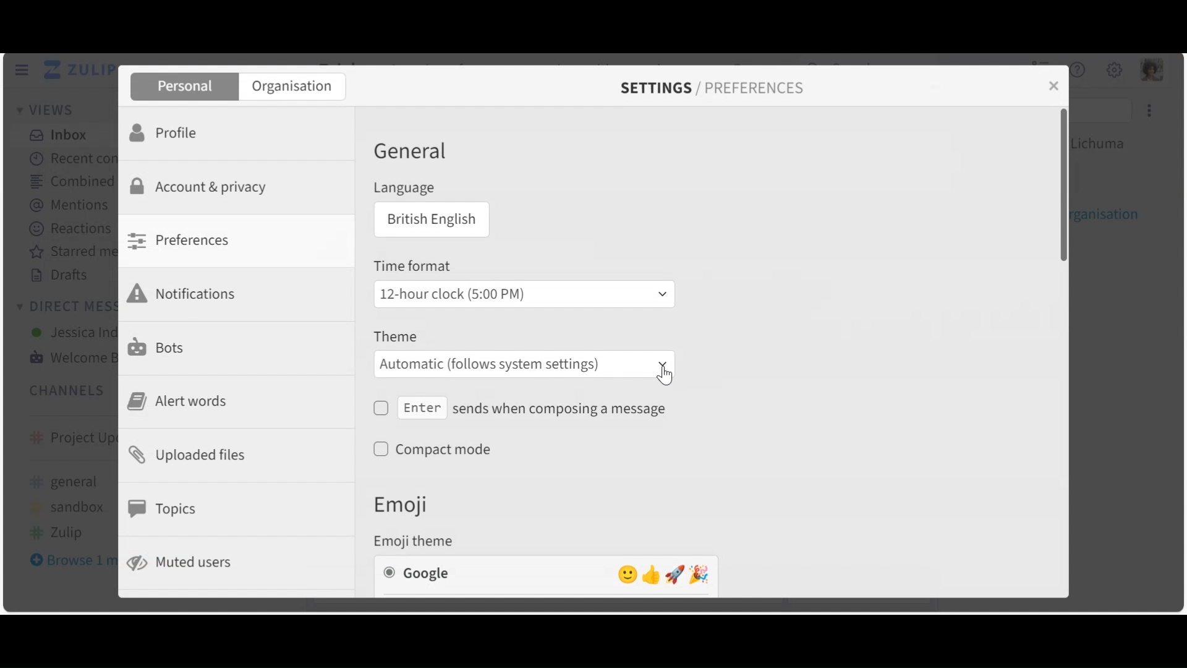 The image size is (1187, 668). What do you see at coordinates (164, 508) in the screenshot?
I see `Topics` at bounding box center [164, 508].